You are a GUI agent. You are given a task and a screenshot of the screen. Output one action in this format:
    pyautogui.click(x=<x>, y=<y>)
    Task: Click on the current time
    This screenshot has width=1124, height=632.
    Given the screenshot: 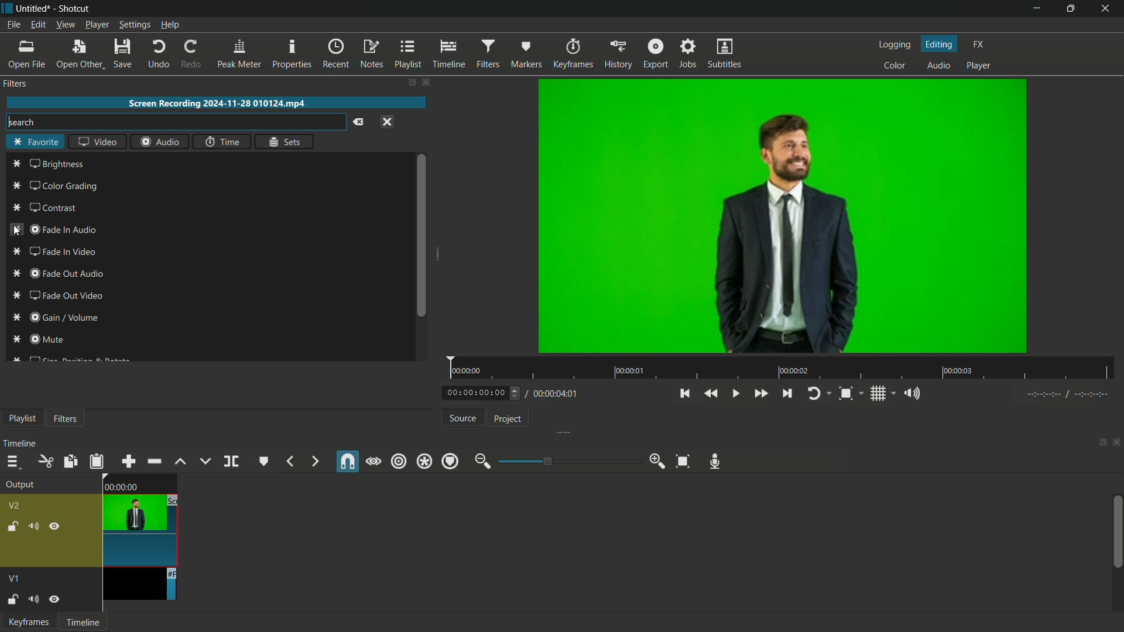 What is the action you would take?
    pyautogui.click(x=475, y=392)
    